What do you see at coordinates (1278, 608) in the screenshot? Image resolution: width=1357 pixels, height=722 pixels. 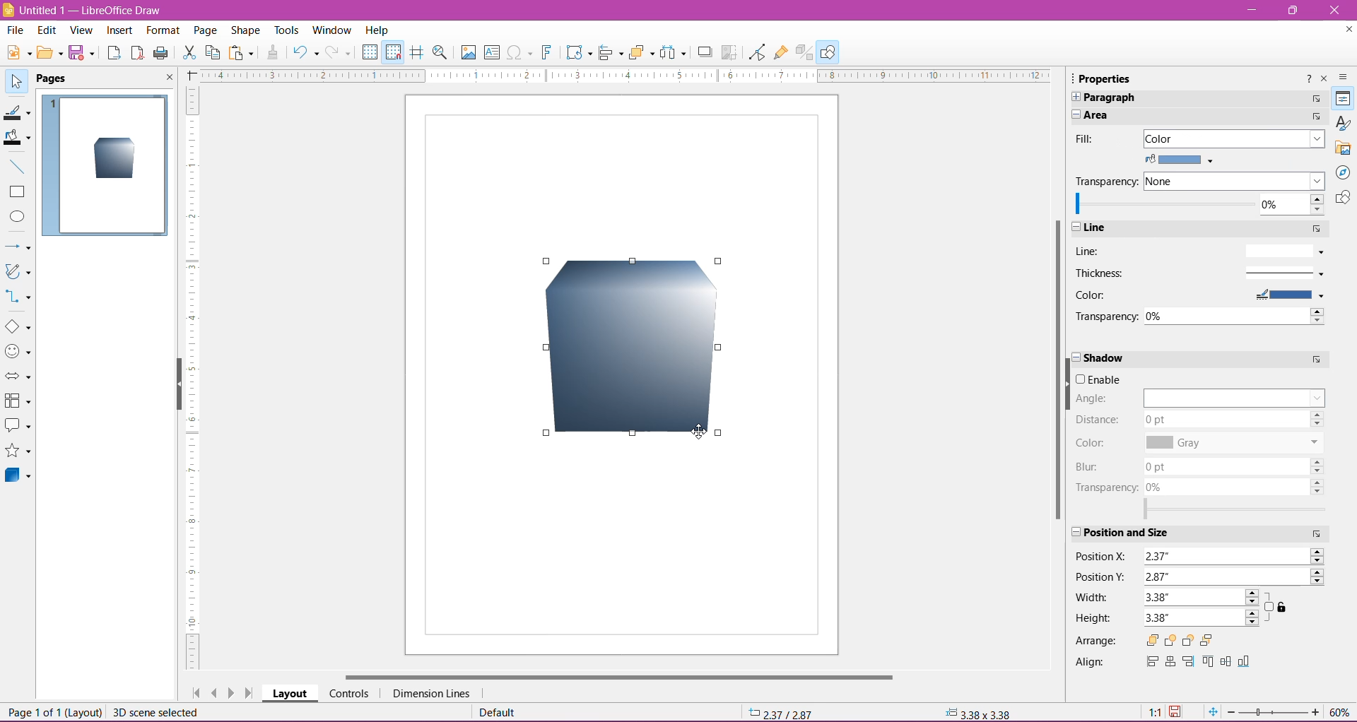 I see `Keep ratio` at bounding box center [1278, 608].